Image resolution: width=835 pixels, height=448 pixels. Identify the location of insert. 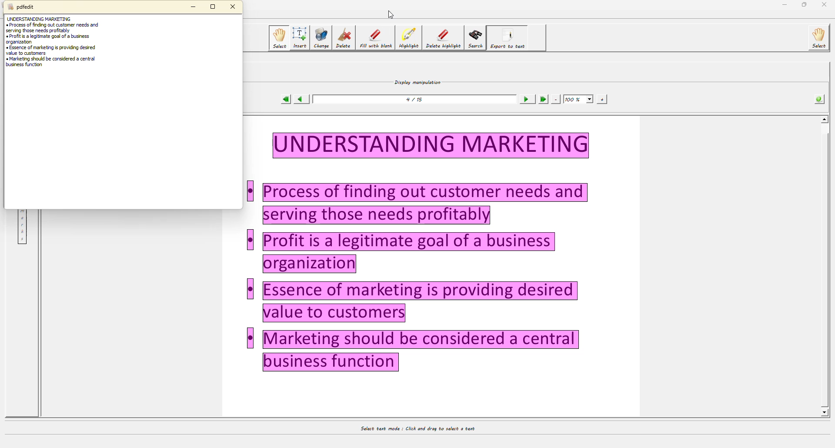
(300, 38).